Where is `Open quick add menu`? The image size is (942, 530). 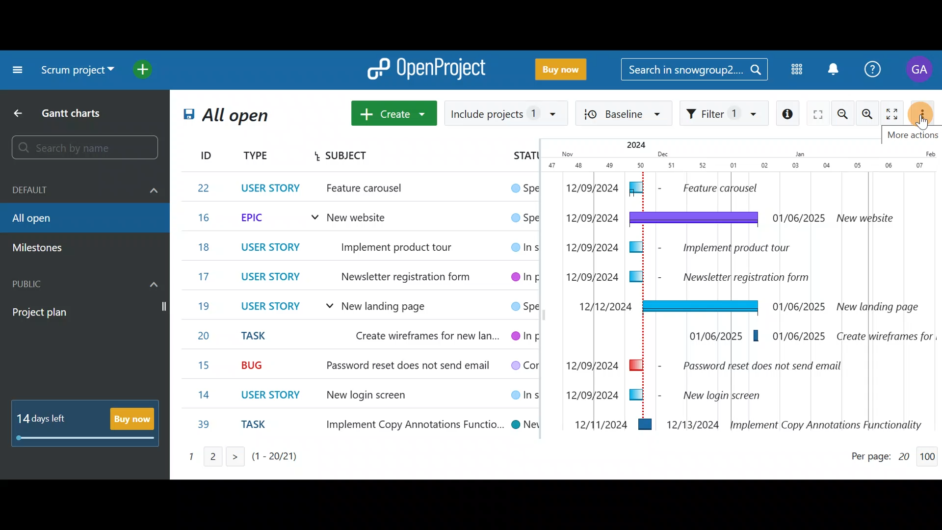 Open quick add menu is located at coordinates (144, 72).